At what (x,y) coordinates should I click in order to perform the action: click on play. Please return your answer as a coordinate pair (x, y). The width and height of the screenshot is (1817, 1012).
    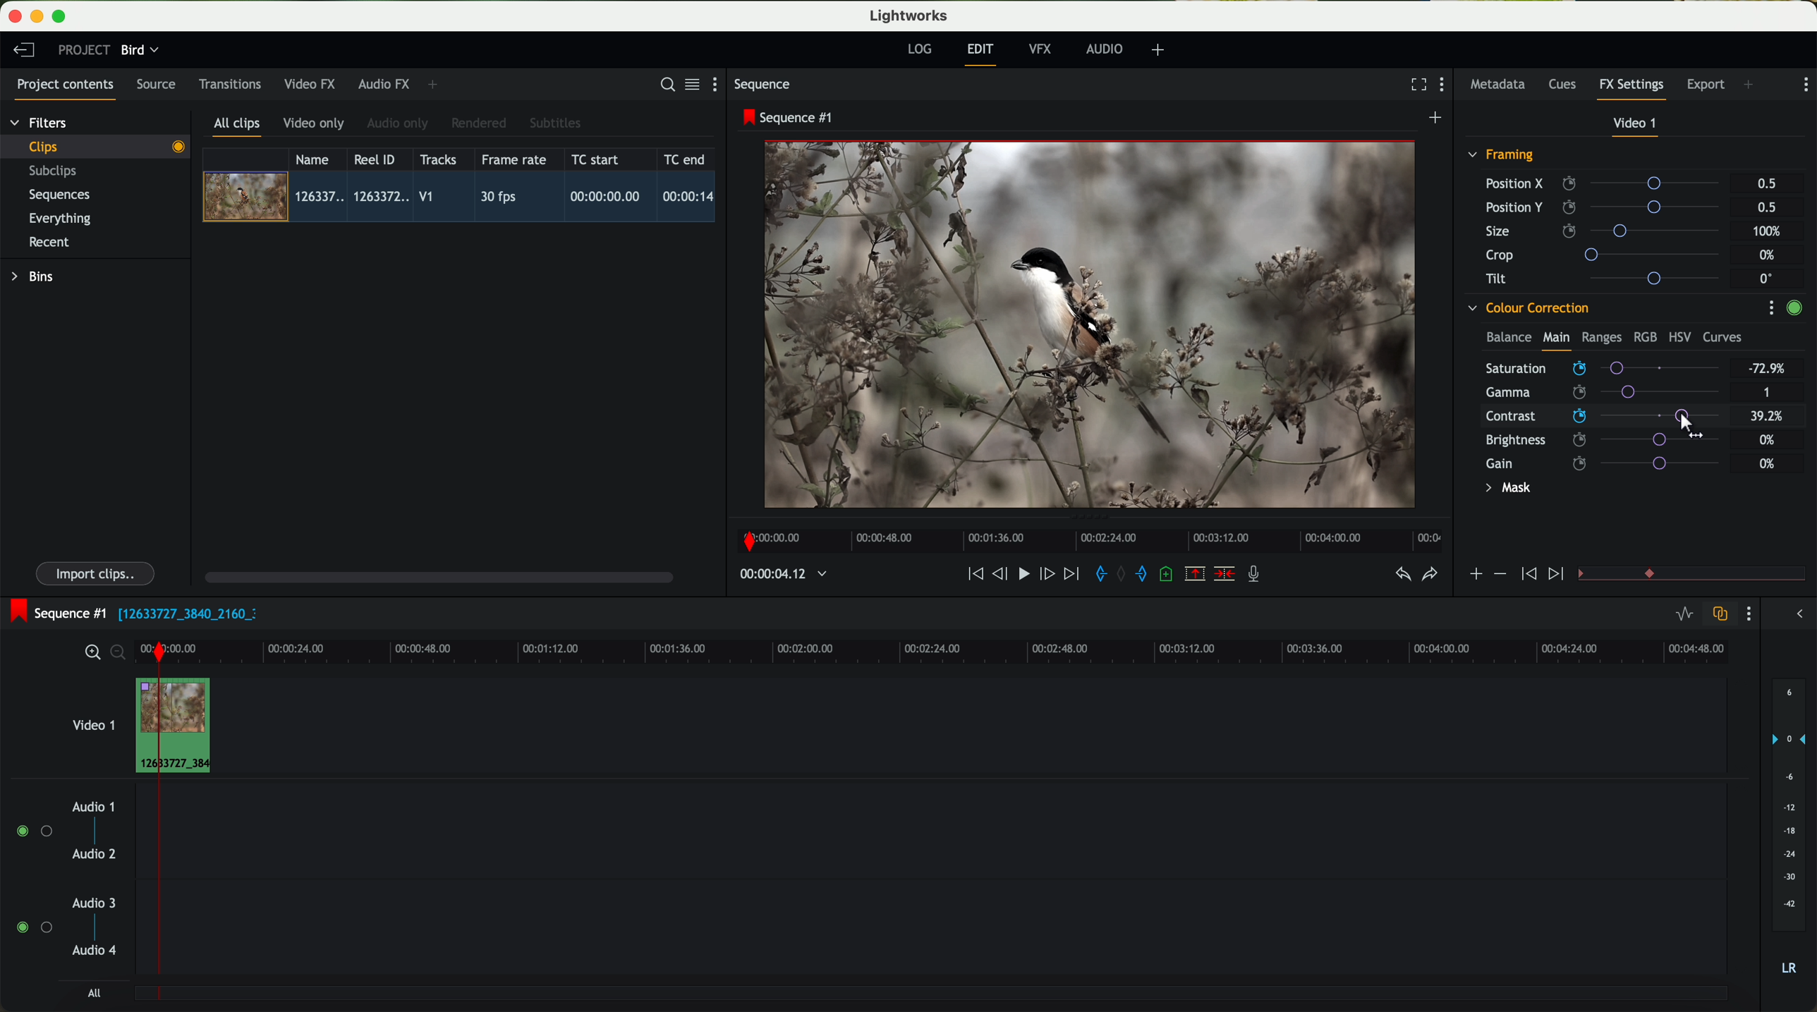
    Looking at the image, I should click on (1023, 573).